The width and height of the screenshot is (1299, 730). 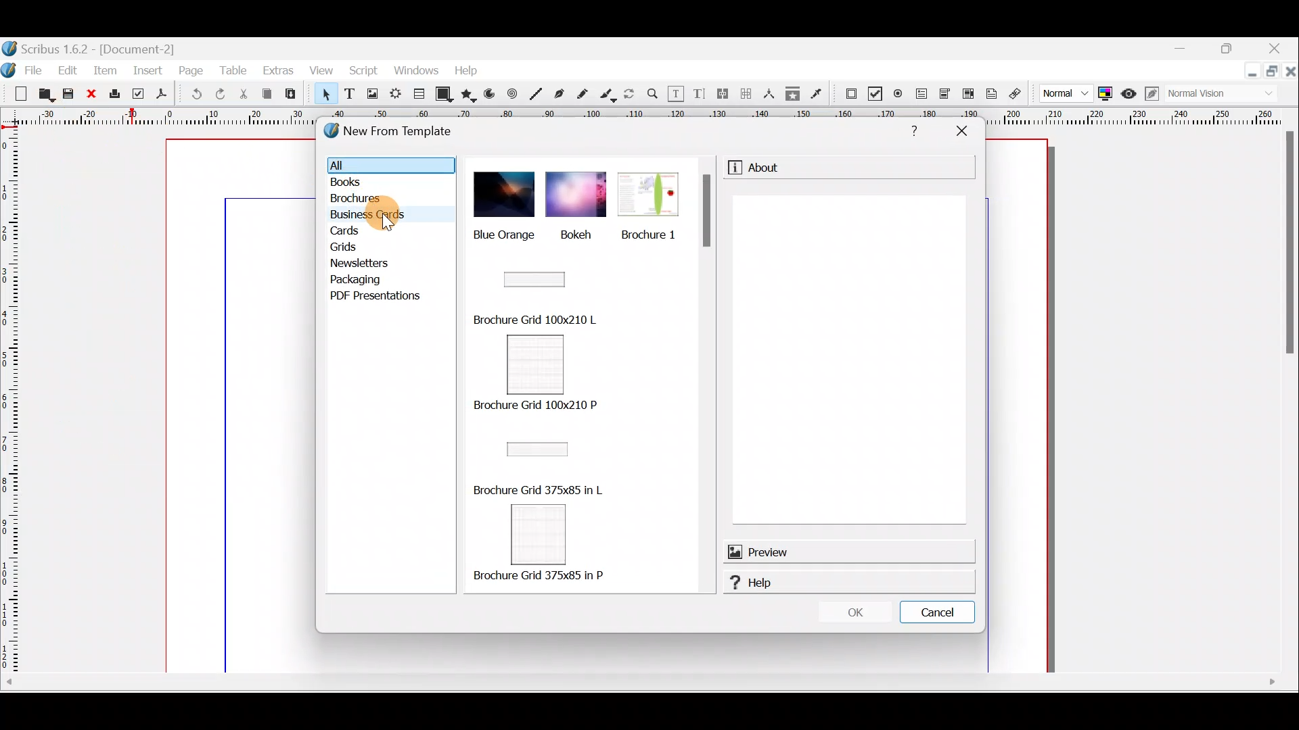 What do you see at coordinates (372, 97) in the screenshot?
I see `Image frame` at bounding box center [372, 97].